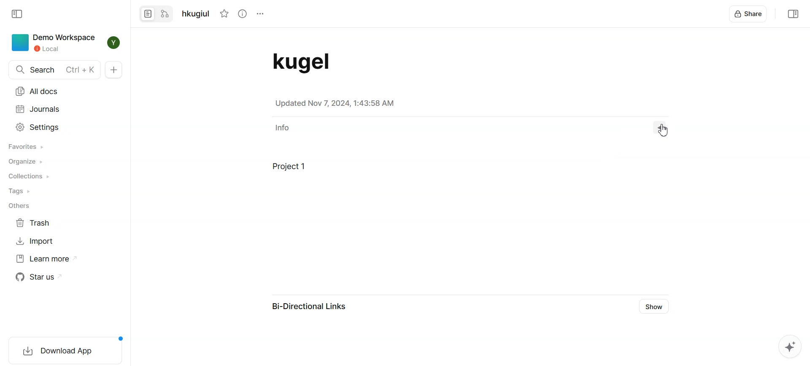 The height and width of the screenshot is (366, 810). I want to click on All docs, so click(38, 91).